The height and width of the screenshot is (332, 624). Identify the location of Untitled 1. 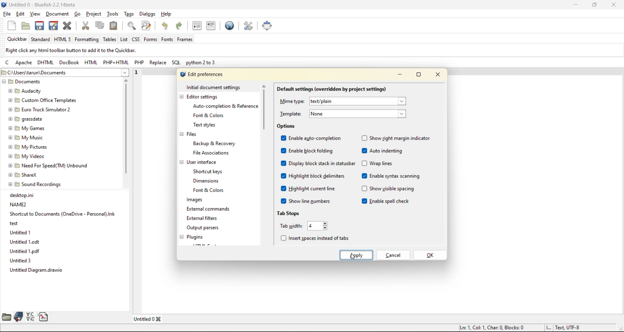
(20, 232).